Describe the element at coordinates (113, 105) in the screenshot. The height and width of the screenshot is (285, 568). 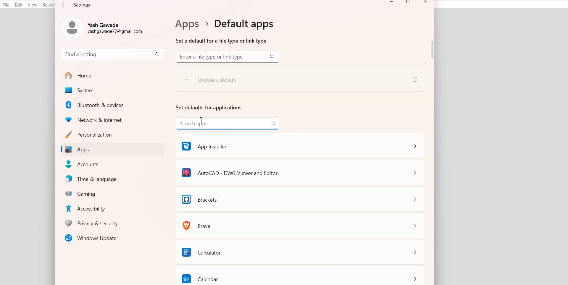
I see `Bluetooth & Devices` at that location.